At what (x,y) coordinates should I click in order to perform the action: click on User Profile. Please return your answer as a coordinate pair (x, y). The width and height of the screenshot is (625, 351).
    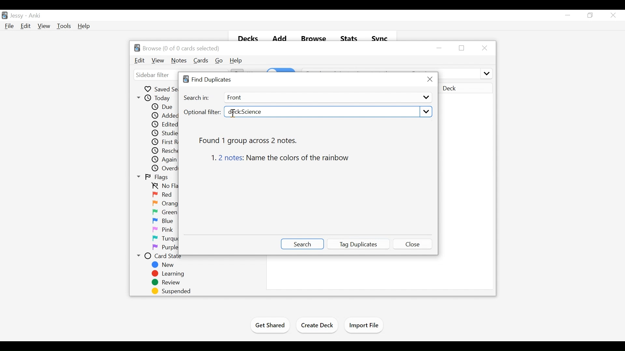
    Looking at the image, I should click on (17, 16).